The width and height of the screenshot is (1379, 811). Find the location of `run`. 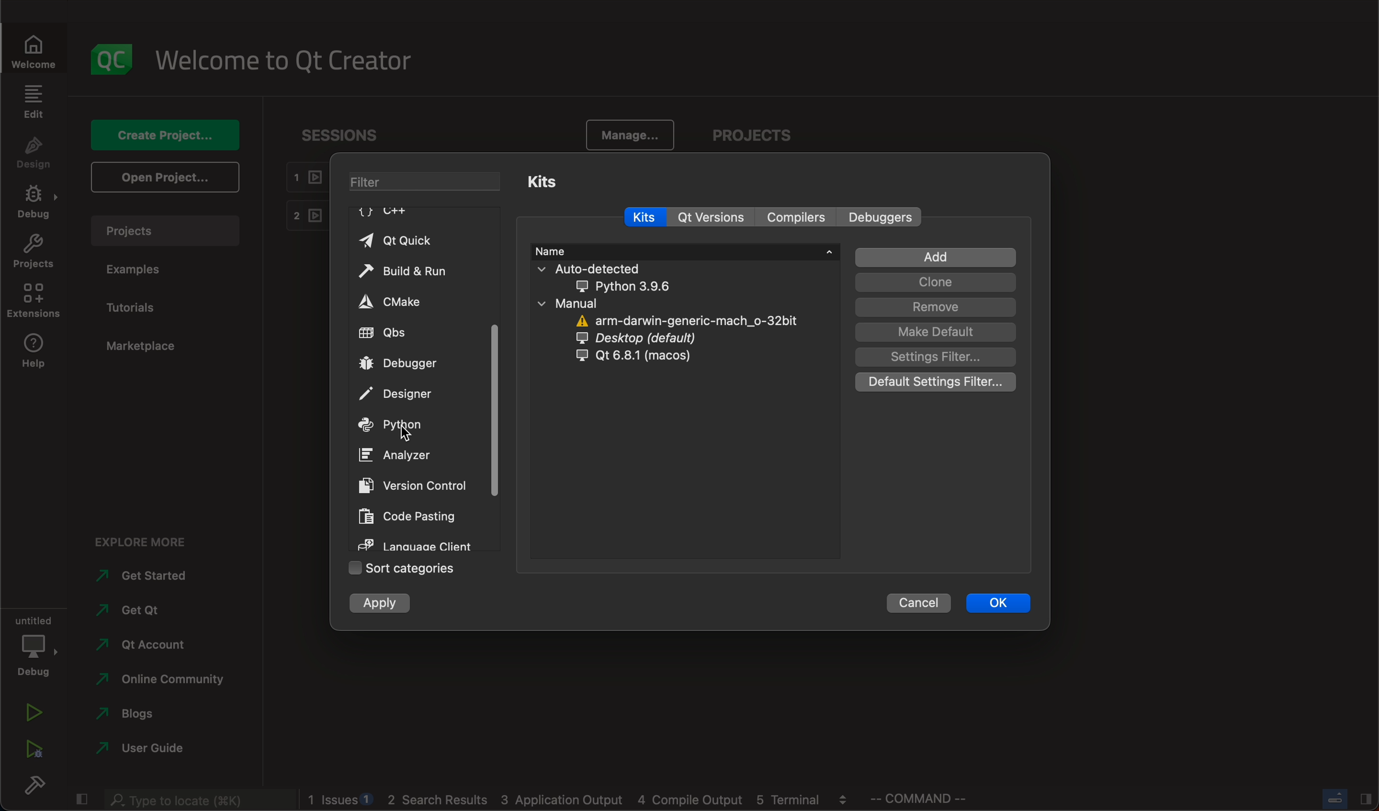

run is located at coordinates (36, 714).